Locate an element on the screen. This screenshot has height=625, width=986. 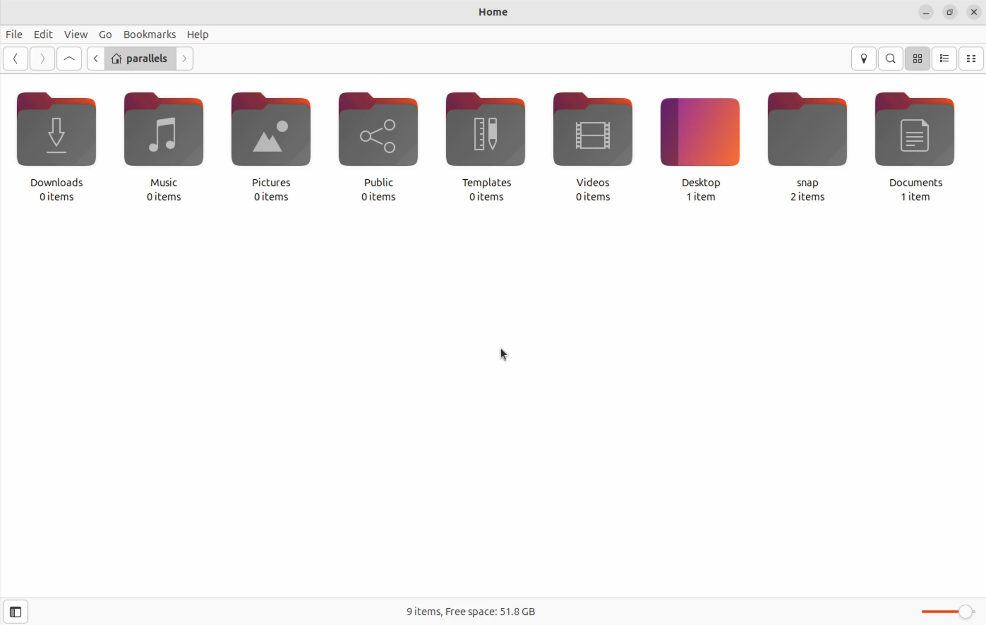
edit is located at coordinates (43, 33).